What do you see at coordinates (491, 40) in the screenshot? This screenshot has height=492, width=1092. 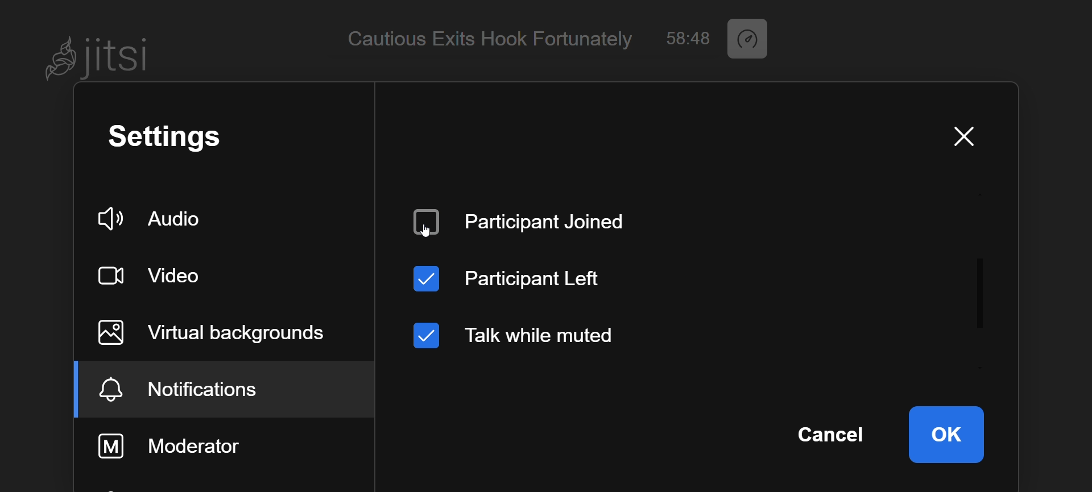 I see `Cautious Exits Hook Fortunately` at bounding box center [491, 40].